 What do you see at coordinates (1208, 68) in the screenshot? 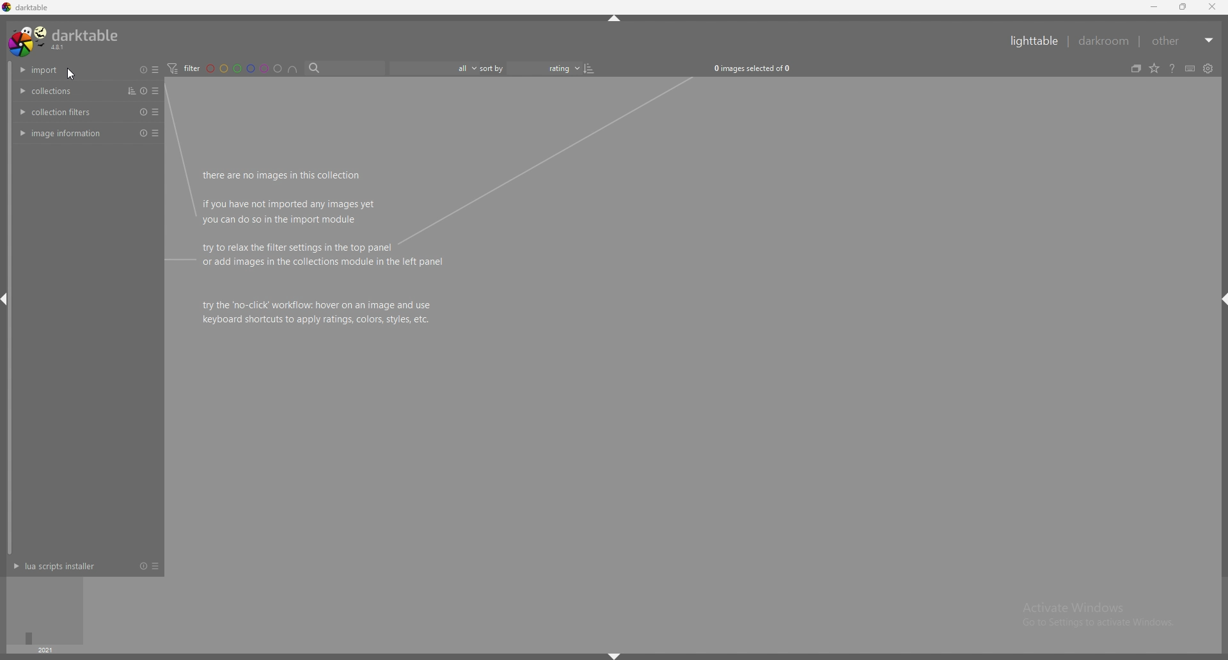
I see `show global preferences` at bounding box center [1208, 68].